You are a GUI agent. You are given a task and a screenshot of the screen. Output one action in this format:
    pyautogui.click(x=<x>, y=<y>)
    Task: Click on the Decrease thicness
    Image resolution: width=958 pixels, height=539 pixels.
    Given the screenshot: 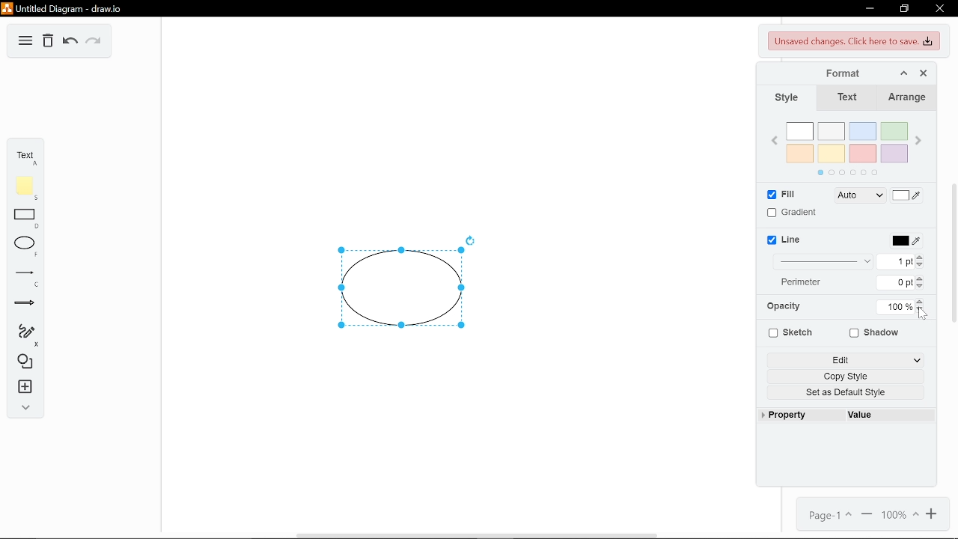 What is the action you would take?
    pyautogui.click(x=921, y=265)
    